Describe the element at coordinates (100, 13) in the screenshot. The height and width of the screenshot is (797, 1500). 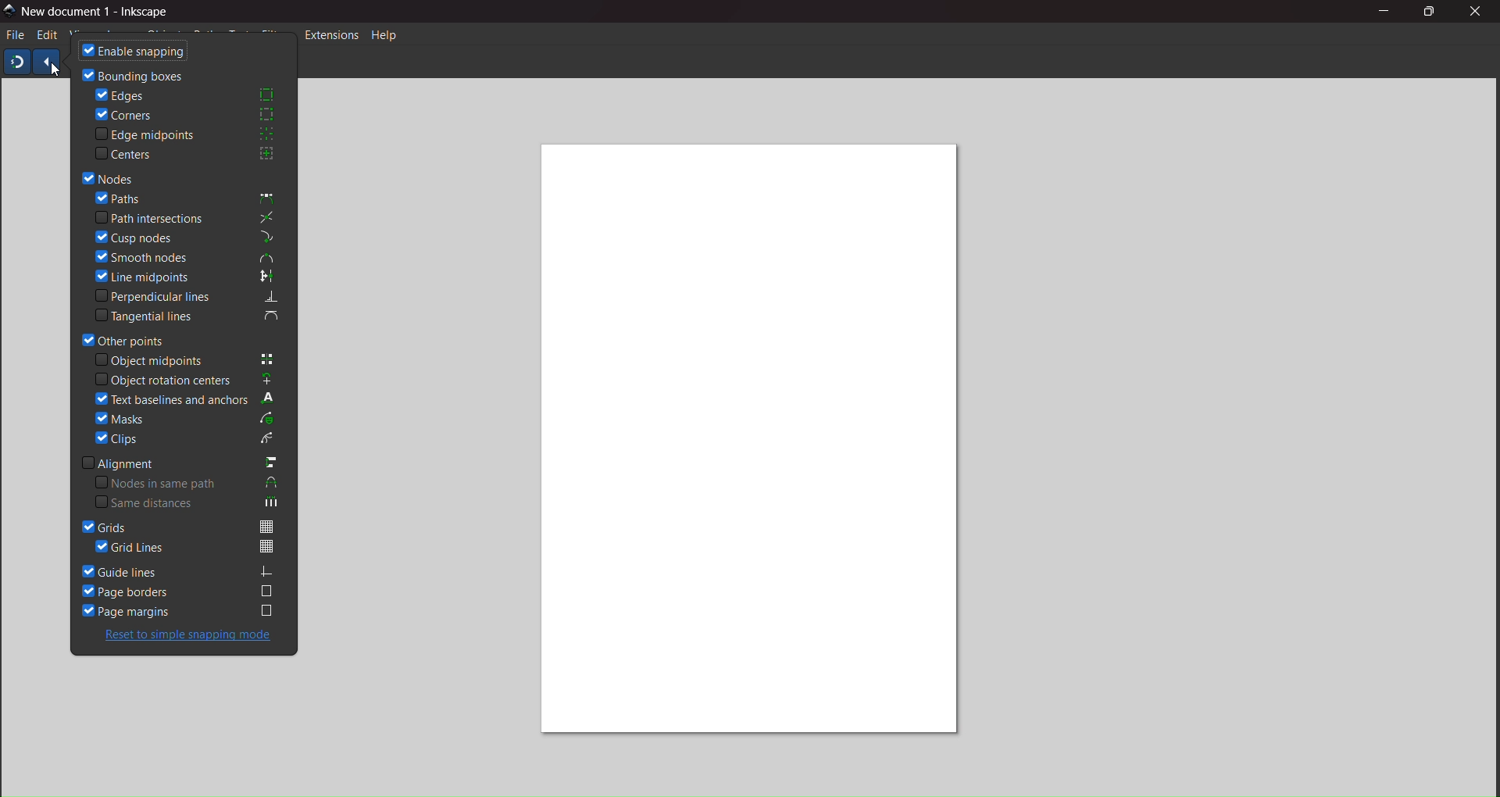
I see `Title` at that location.